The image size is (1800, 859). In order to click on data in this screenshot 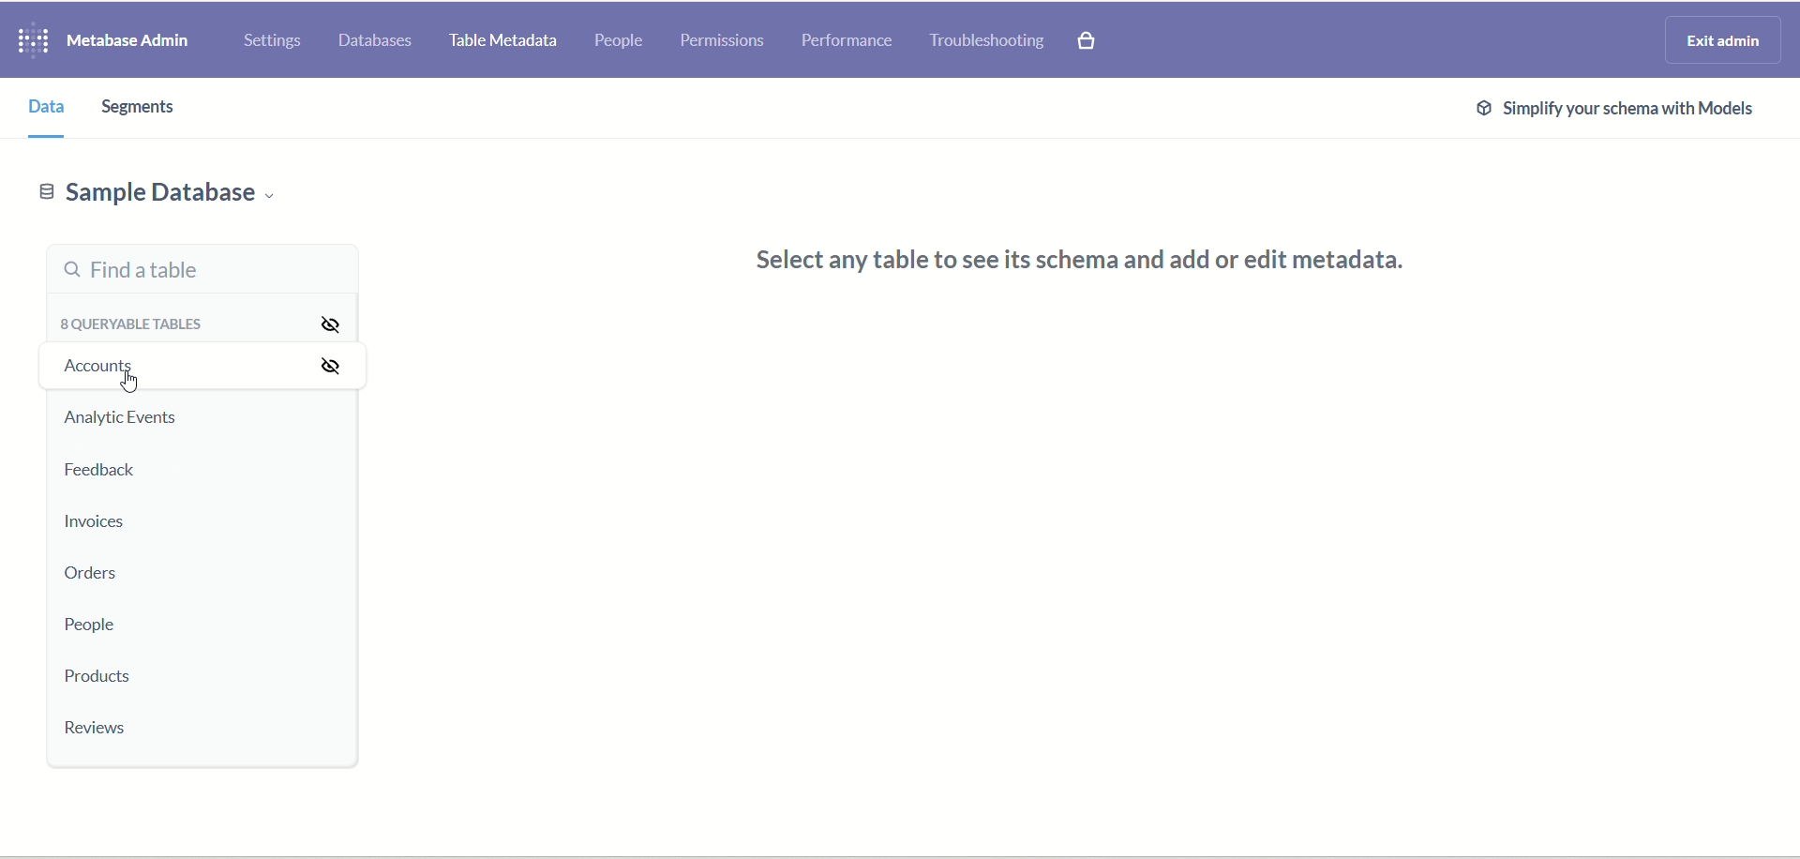, I will do `click(49, 113)`.